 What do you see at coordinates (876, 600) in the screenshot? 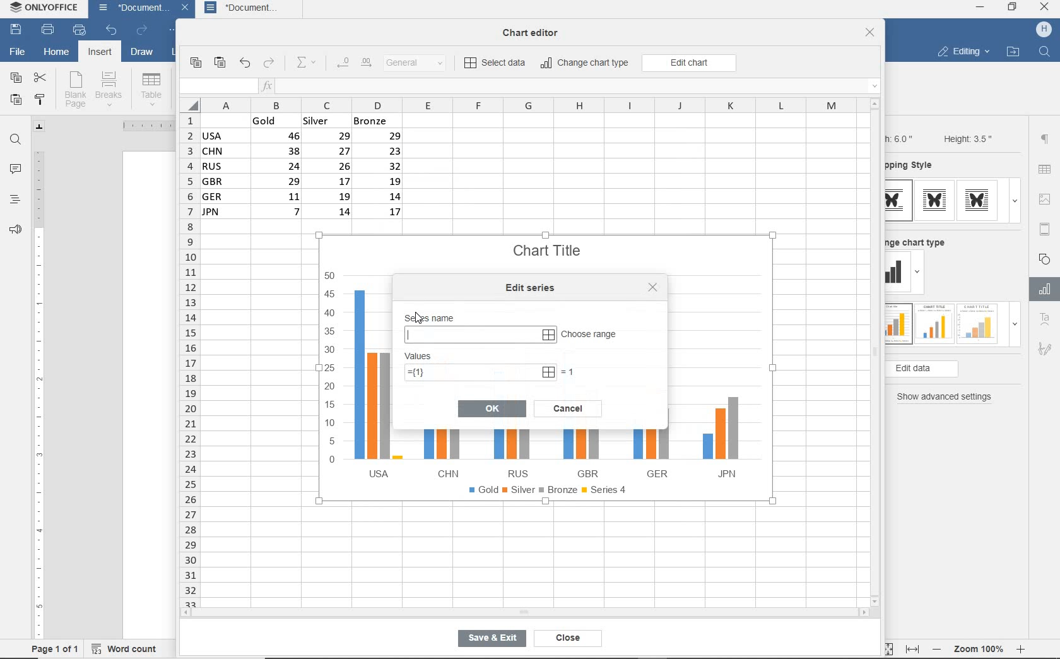
I see `scroll down` at bounding box center [876, 600].